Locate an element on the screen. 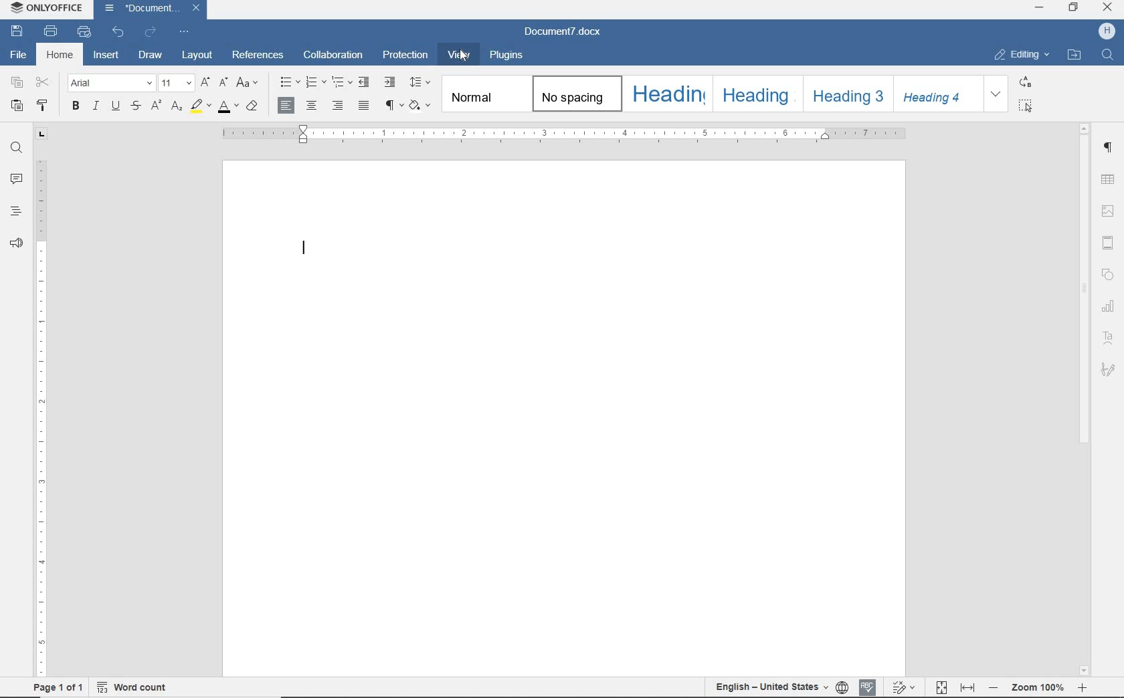  HP is located at coordinates (1105, 32).